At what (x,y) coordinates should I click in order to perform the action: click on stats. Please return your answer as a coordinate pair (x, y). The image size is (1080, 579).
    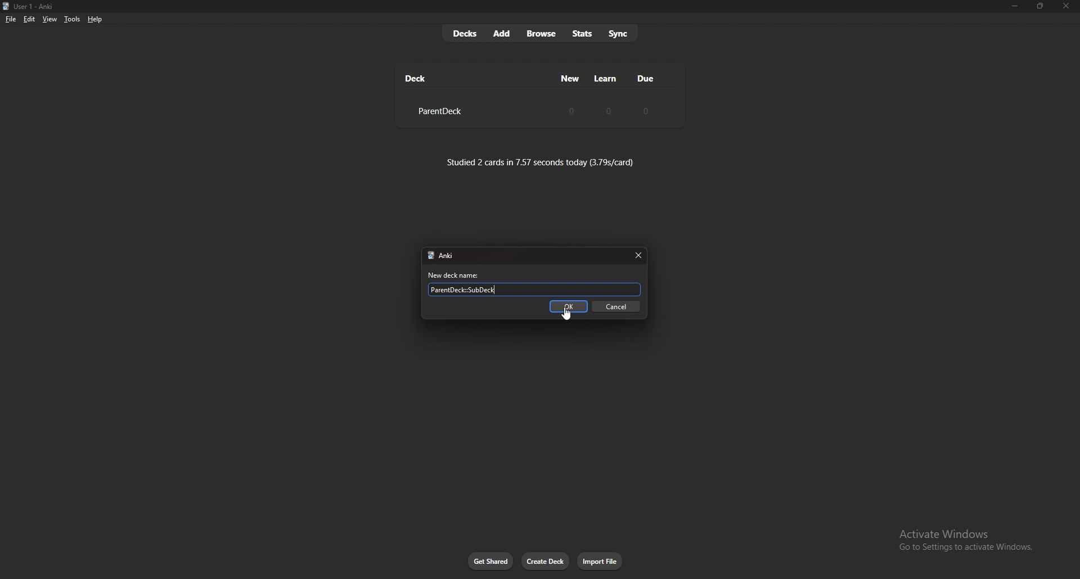
    Looking at the image, I should click on (582, 34).